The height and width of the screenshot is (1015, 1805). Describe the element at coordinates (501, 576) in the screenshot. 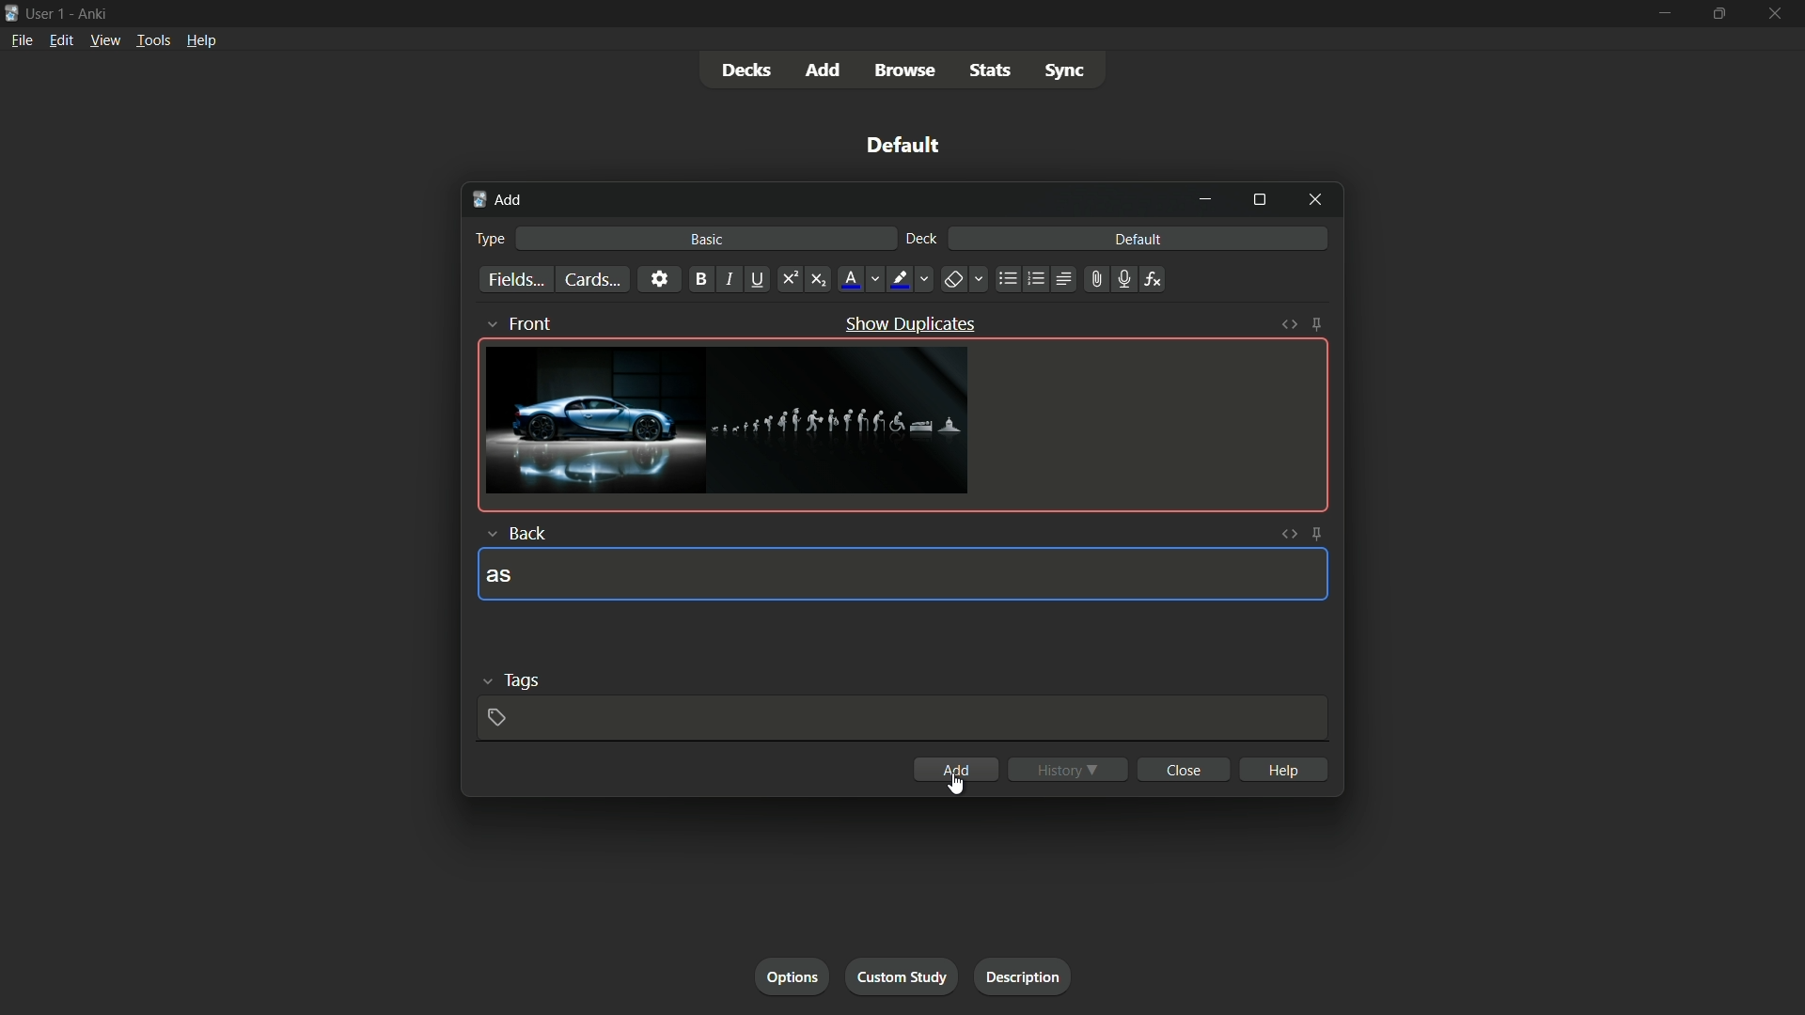

I see `as` at that location.